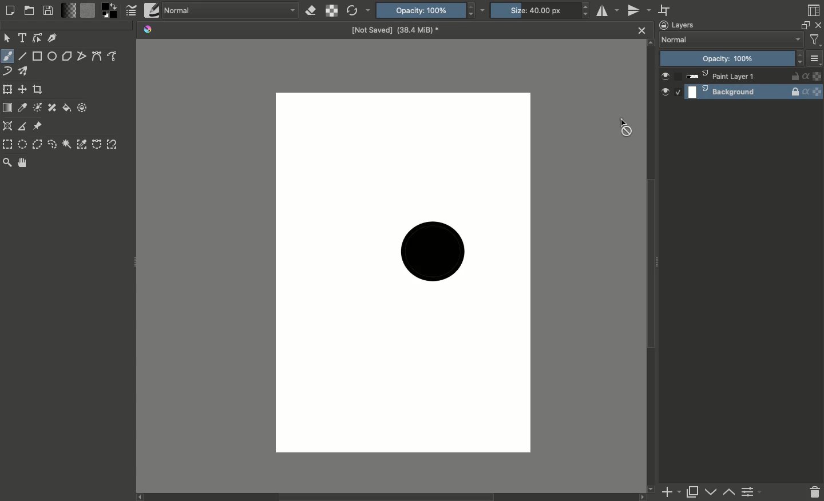  What do you see at coordinates (399, 32) in the screenshot?
I see `Name` at bounding box center [399, 32].